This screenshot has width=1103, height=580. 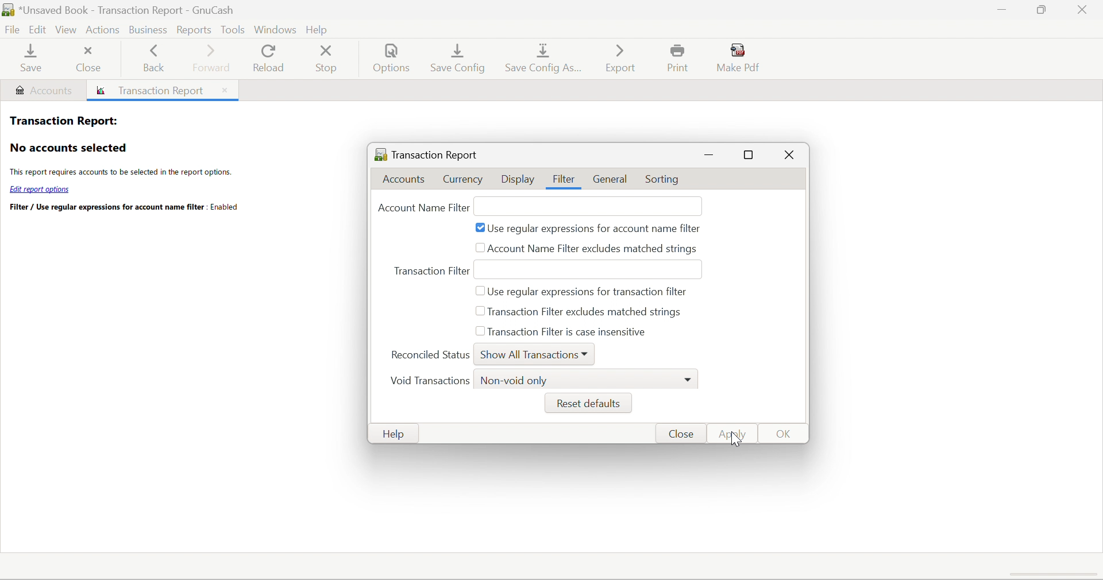 What do you see at coordinates (146, 29) in the screenshot?
I see `Business` at bounding box center [146, 29].